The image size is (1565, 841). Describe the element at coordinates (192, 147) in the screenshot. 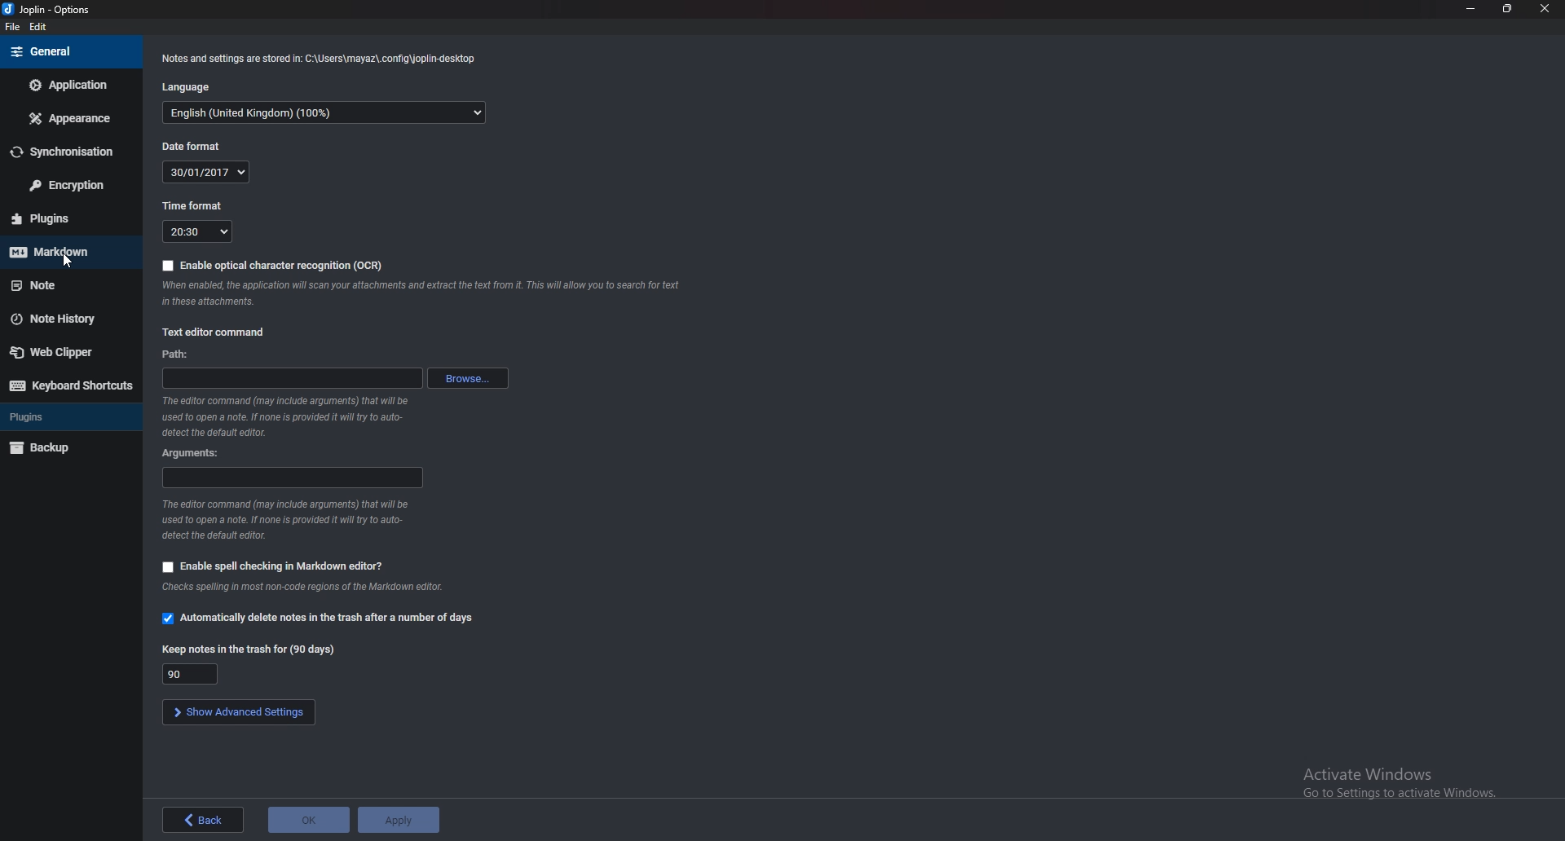

I see `Date format` at that location.